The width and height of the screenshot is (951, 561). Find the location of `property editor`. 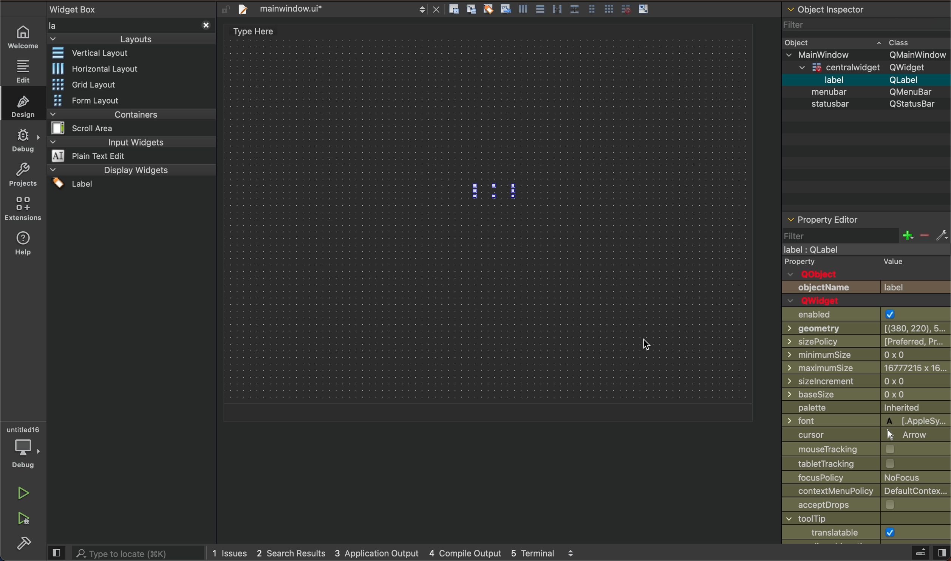

property editor is located at coordinates (832, 218).